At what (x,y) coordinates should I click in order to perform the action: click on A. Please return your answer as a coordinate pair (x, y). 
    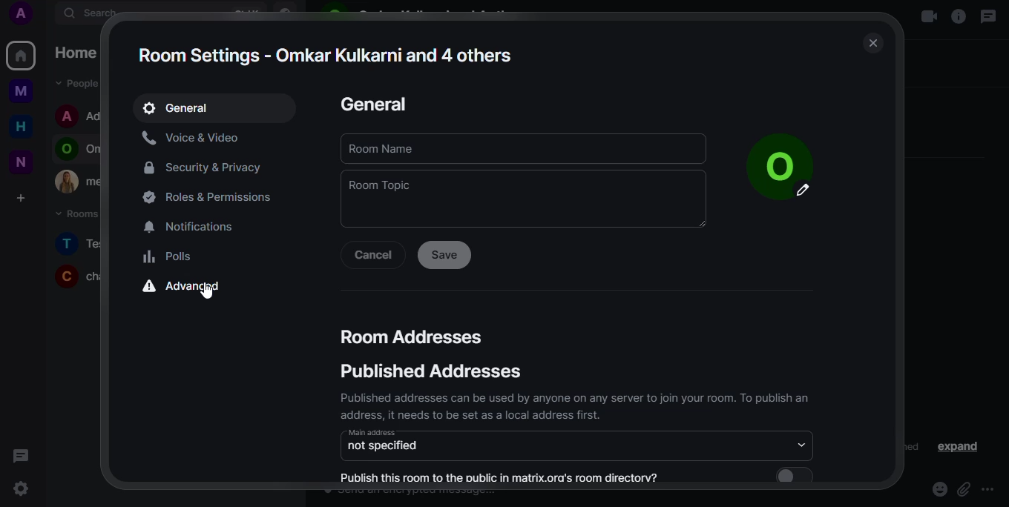
    Looking at the image, I should click on (27, 16).